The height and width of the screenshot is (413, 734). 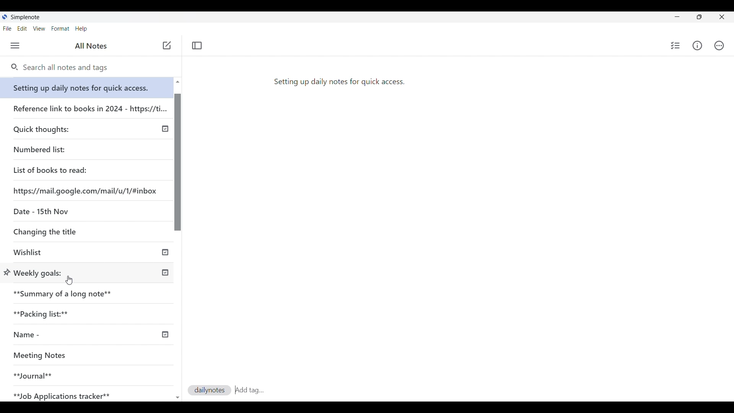 What do you see at coordinates (88, 86) in the screenshot?
I see `Setting up daily notes for quick access` at bounding box center [88, 86].